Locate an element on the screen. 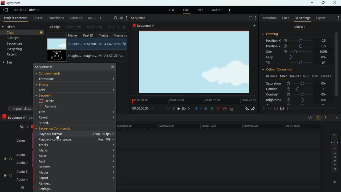  reel id is located at coordinates (89, 48).